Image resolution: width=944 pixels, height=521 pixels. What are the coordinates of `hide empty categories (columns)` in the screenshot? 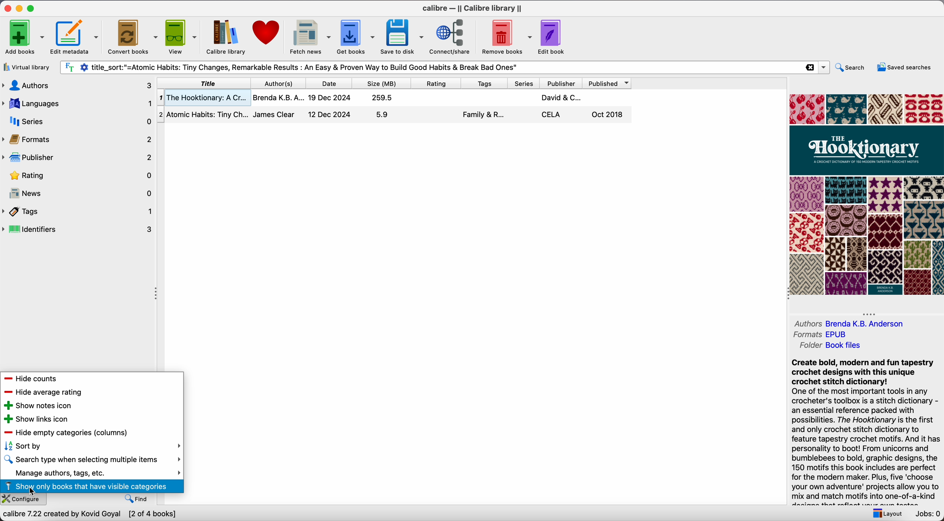 It's located at (66, 432).